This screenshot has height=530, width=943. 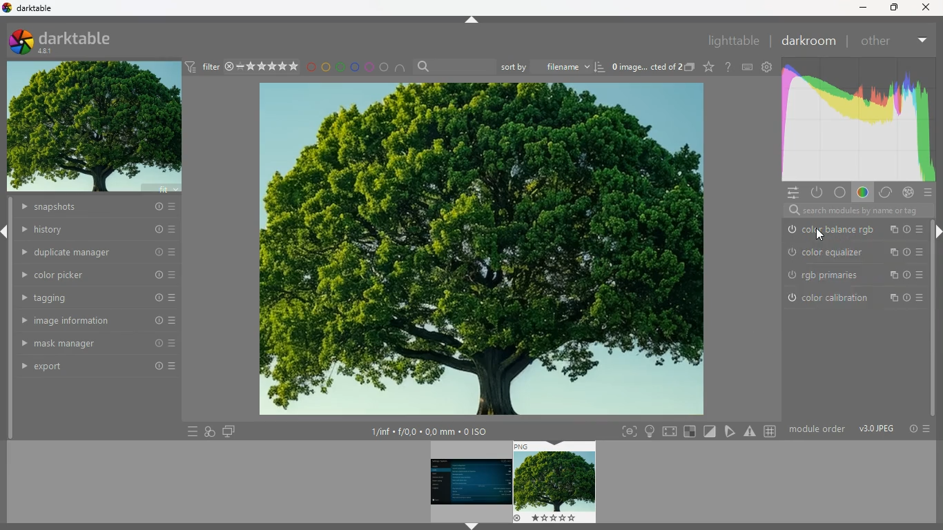 I want to click on semi circle, so click(x=404, y=70).